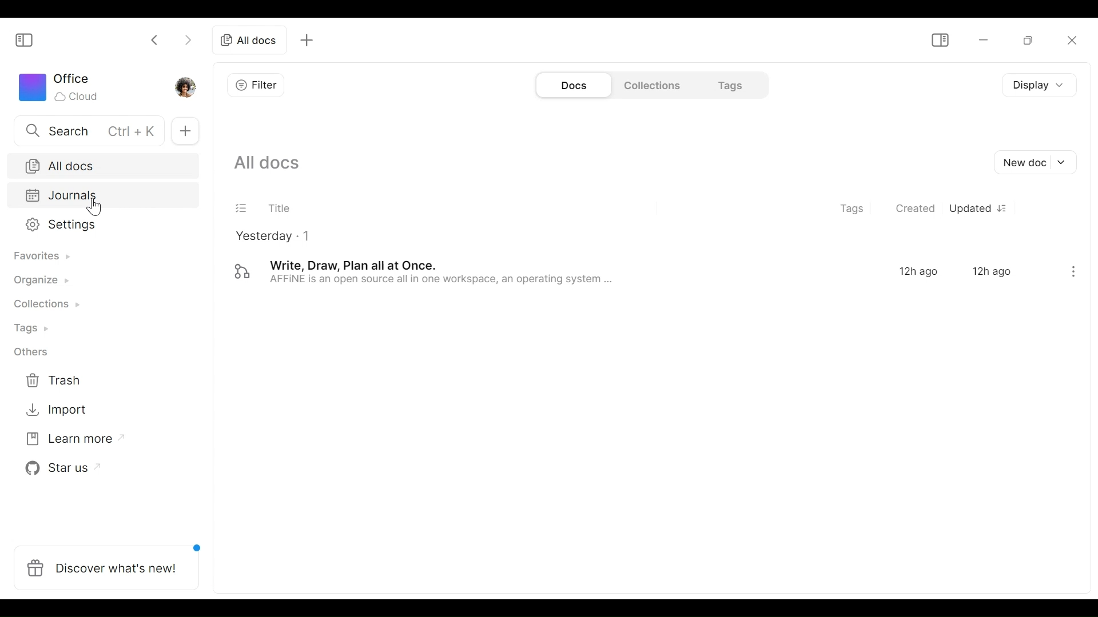 This screenshot has height=617, width=1098. What do you see at coordinates (184, 131) in the screenshot?
I see `Add new ` at bounding box center [184, 131].